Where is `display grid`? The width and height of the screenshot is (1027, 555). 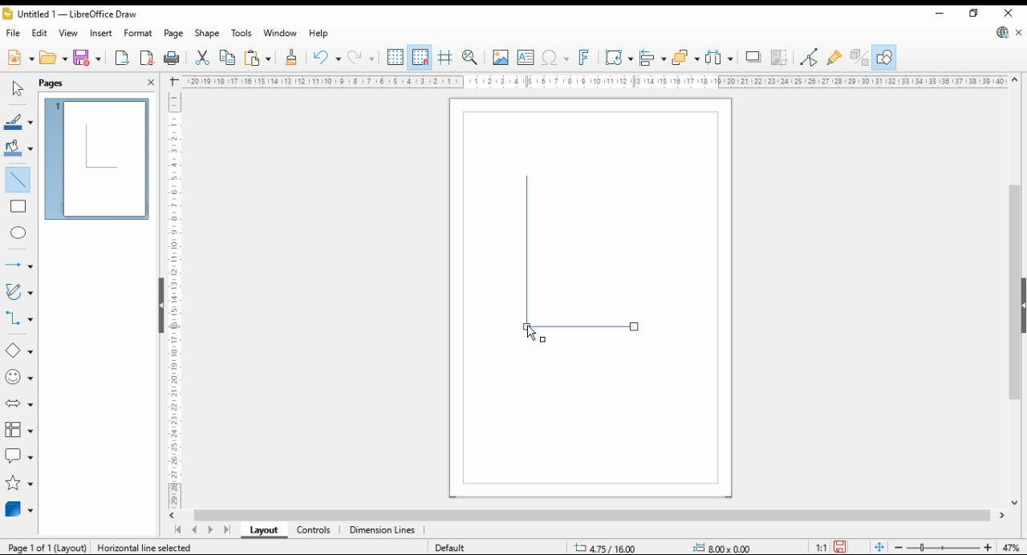
display grid is located at coordinates (396, 56).